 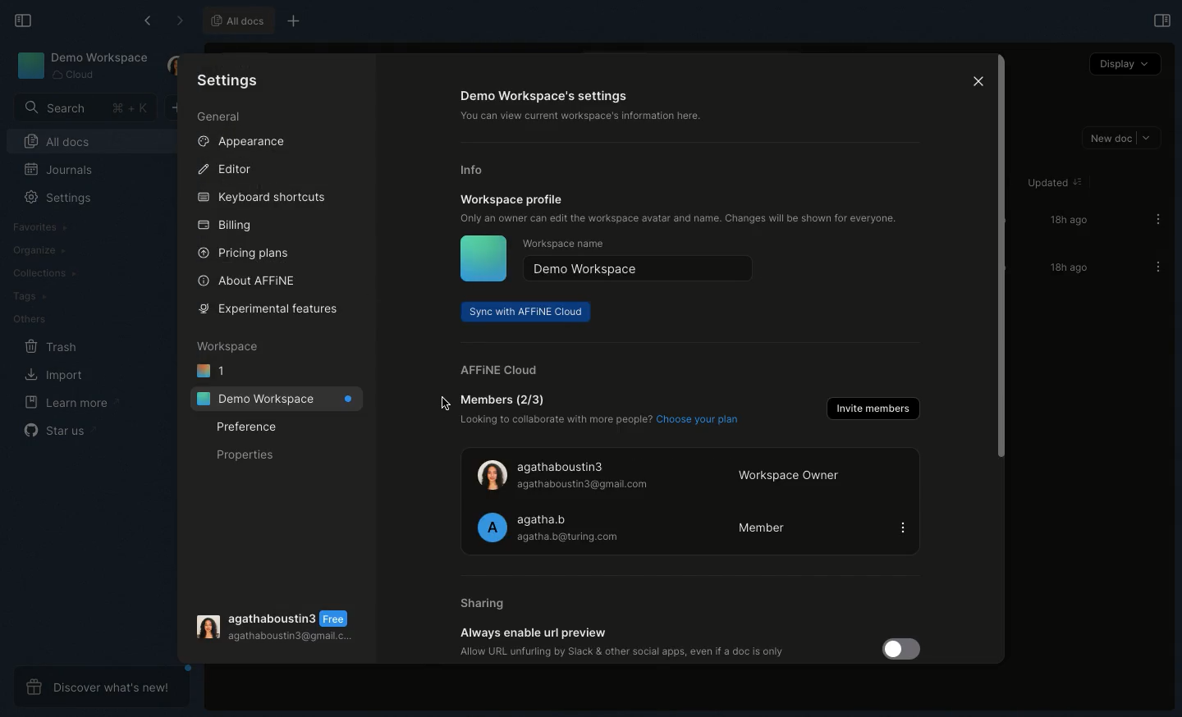 I want to click on Star us, so click(x=59, y=430).